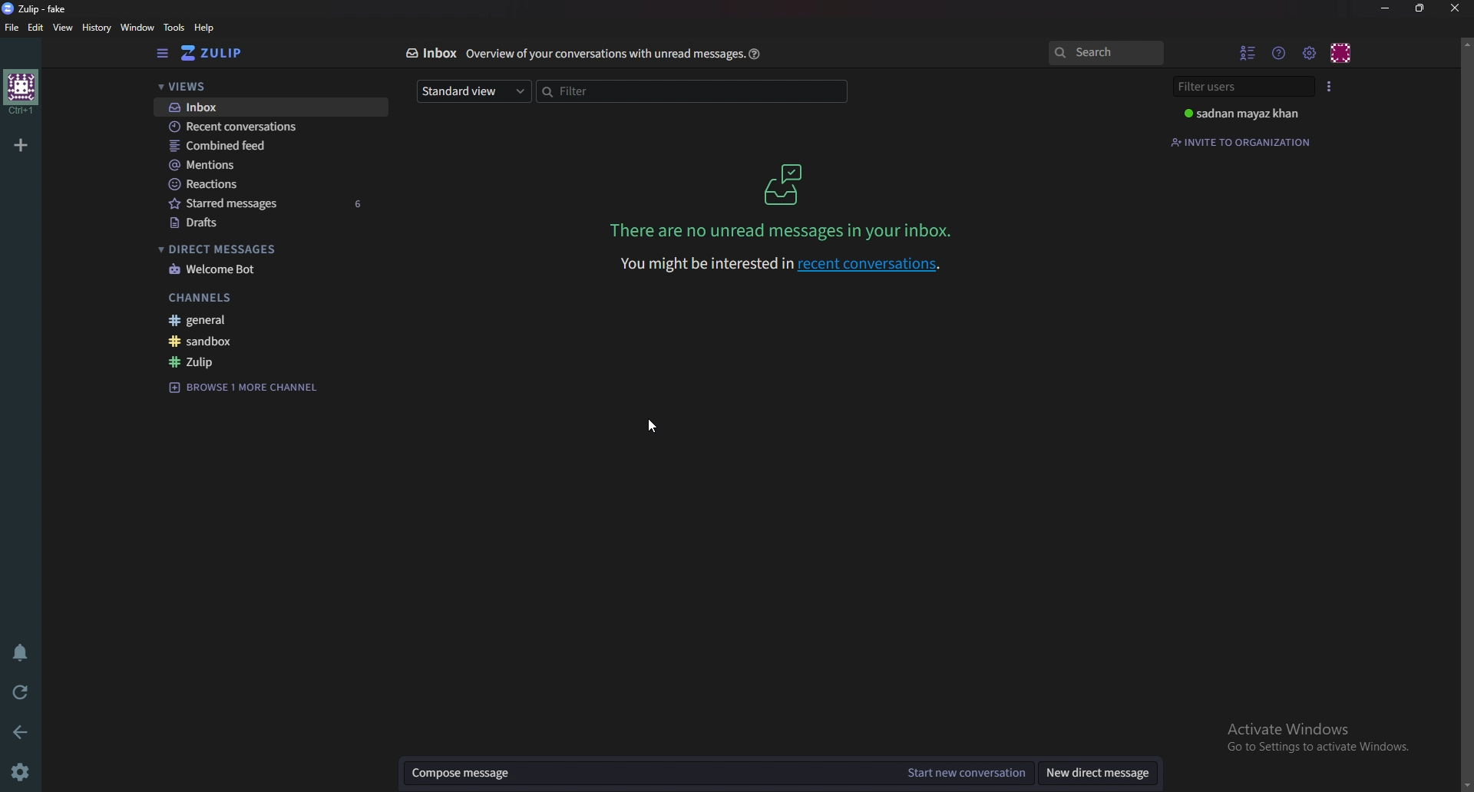 The width and height of the screenshot is (1474, 792). I want to click on user, so click(1241, 114).